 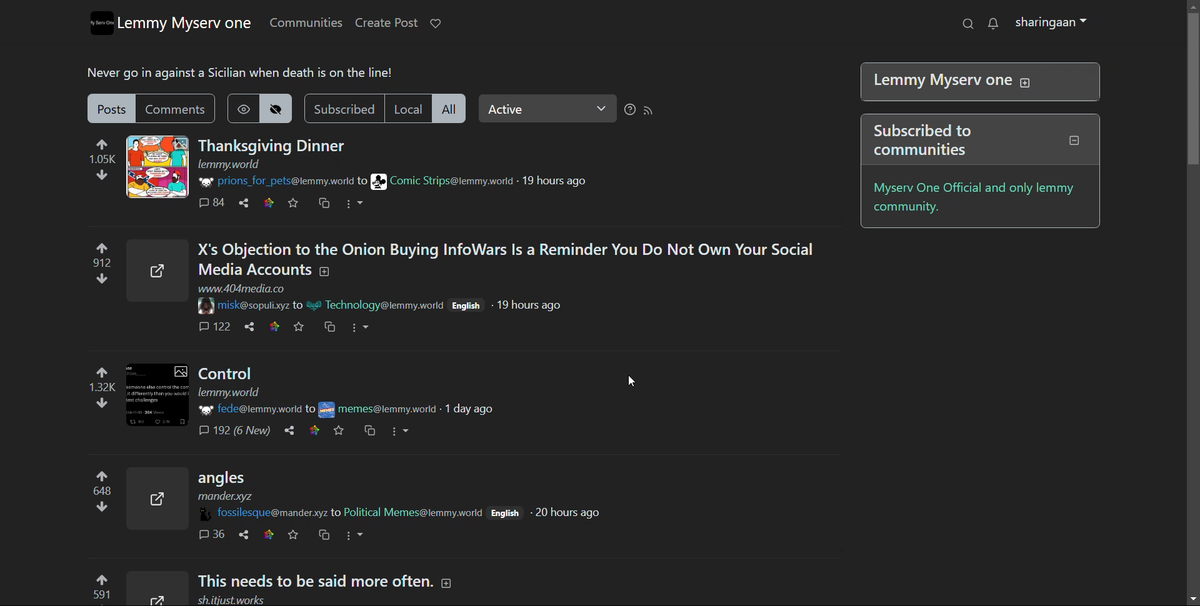 What do you see at coordinates (244, 409) in the screenshot?
I see `username` at bounding box center [244, 409].